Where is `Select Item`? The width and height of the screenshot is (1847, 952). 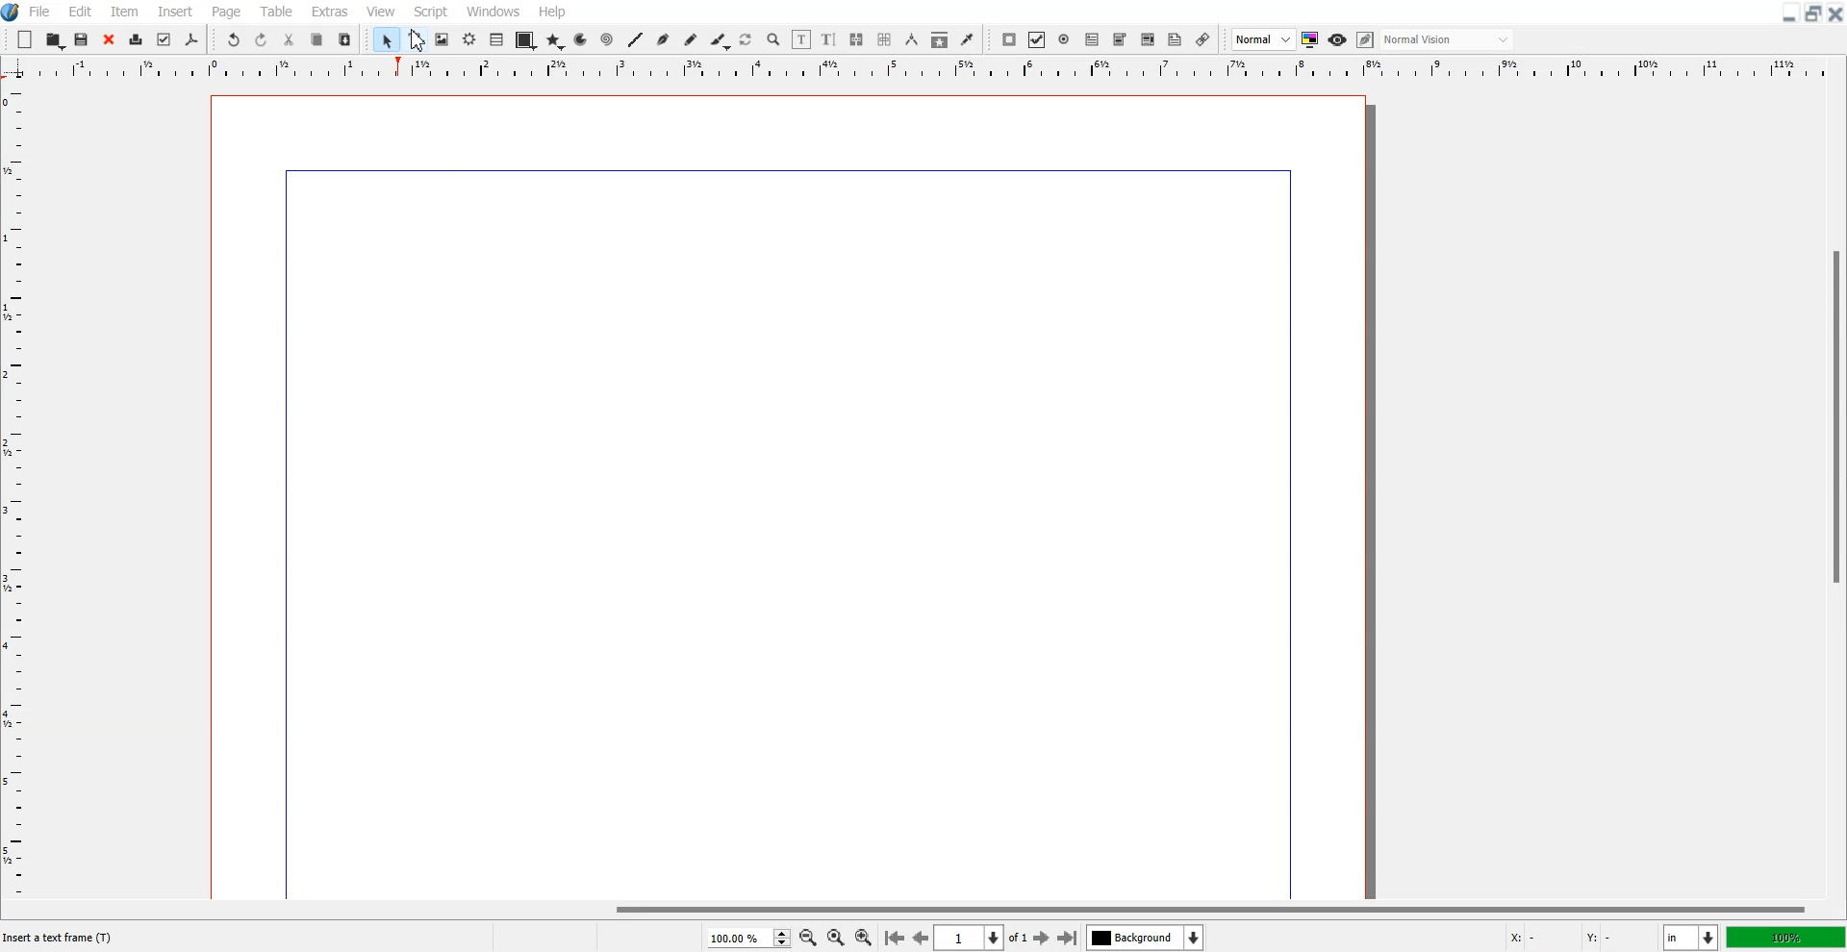 Select Item is located at coordinates (388, 39).